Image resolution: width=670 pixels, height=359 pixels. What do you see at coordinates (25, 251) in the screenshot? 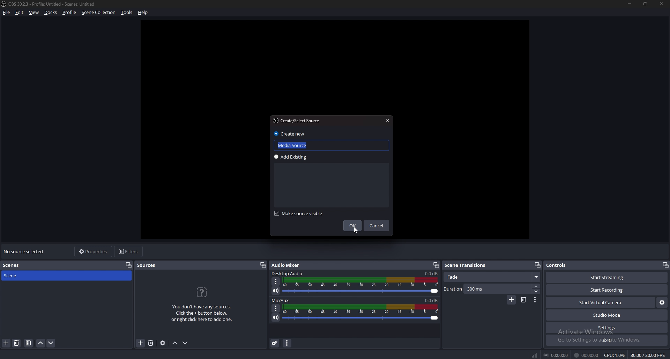
I see `No source selected` at bounding box center [25, 251].